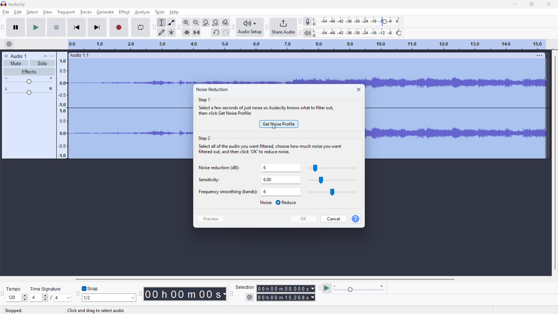 This screenshot has width=558, height=314. I want to click on step 1, so click(266, 106).